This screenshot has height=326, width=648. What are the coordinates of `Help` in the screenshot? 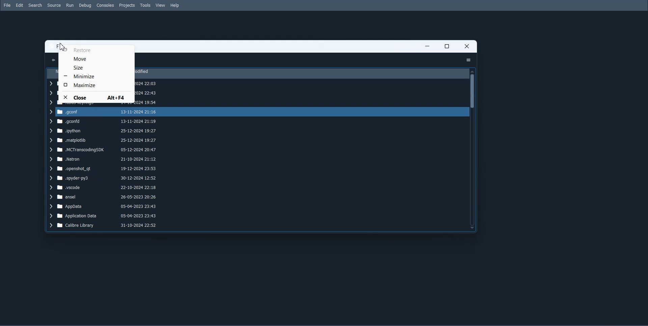 It's located at (175, 5).